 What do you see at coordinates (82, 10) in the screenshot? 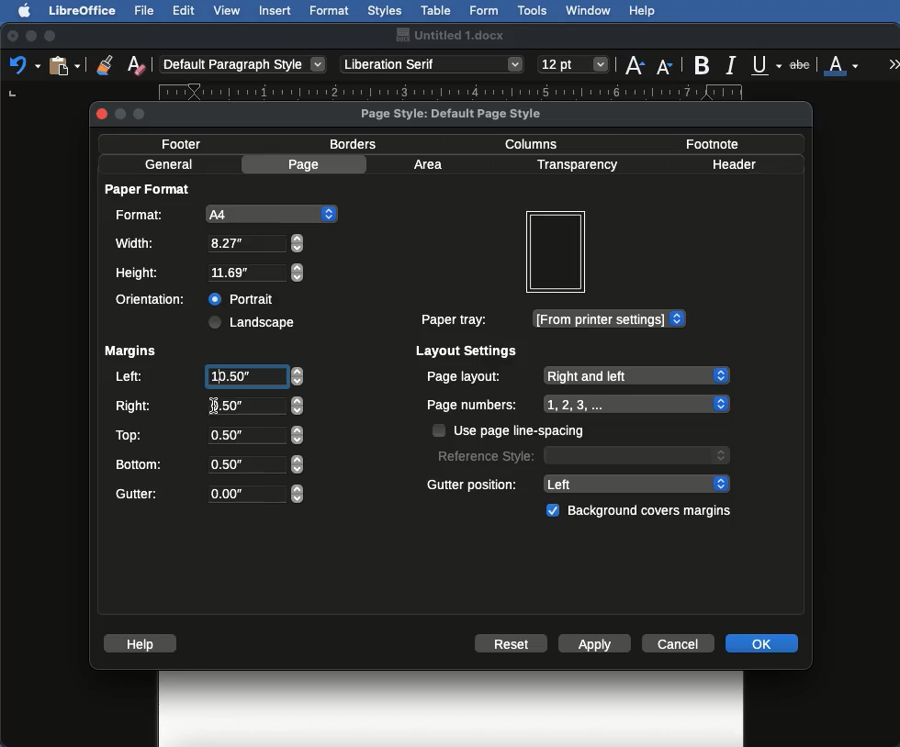
I see `LibreOffice` at bounding box center [82, 10].